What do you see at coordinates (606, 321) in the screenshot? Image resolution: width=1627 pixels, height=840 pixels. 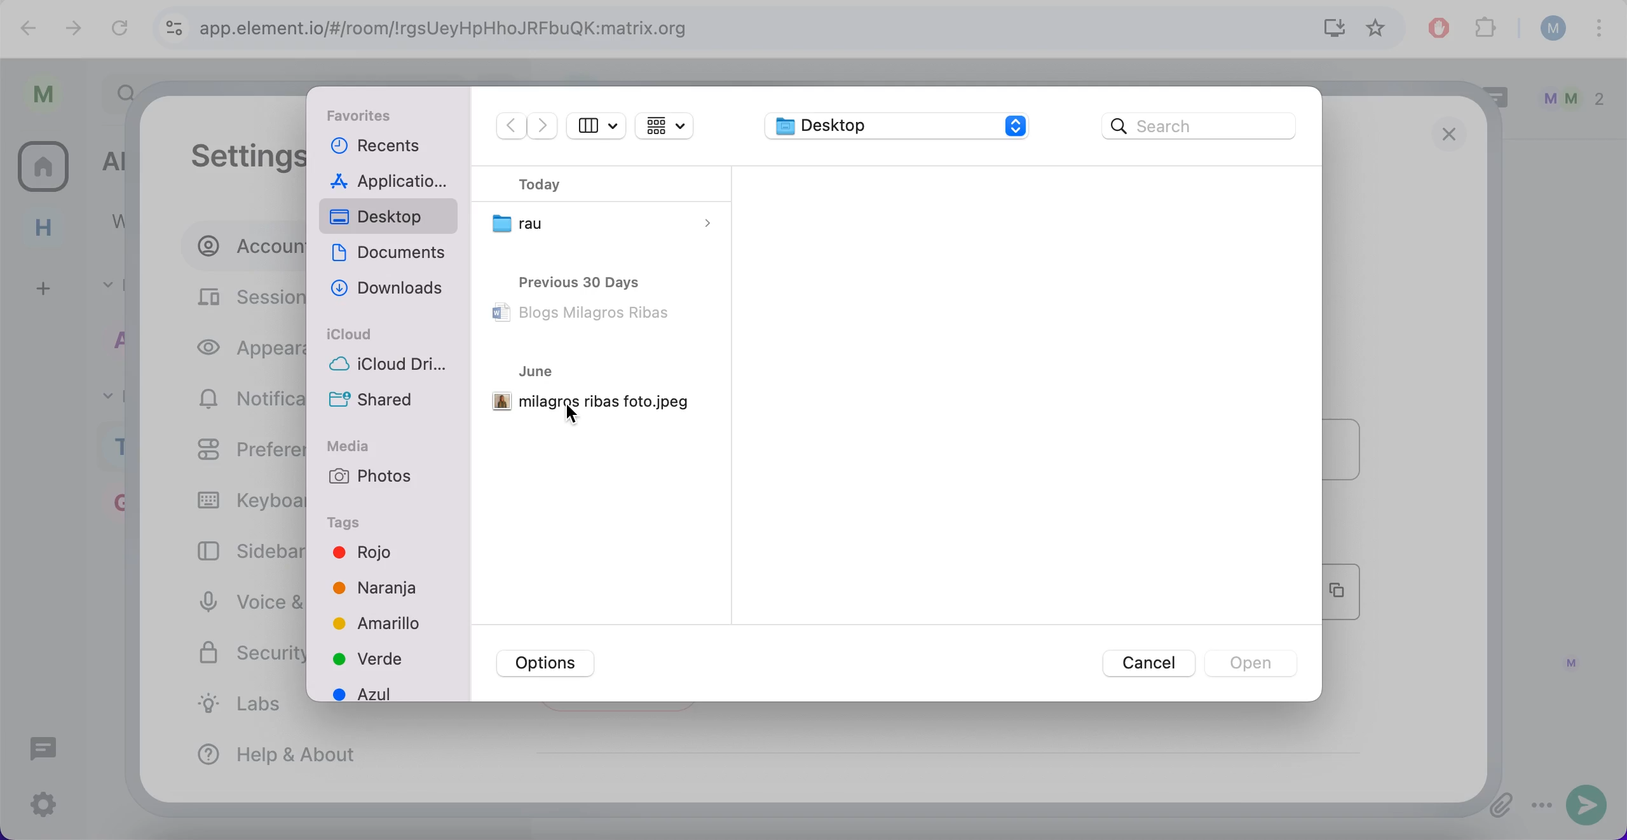 I see `files` at bounding box center [606, 321].